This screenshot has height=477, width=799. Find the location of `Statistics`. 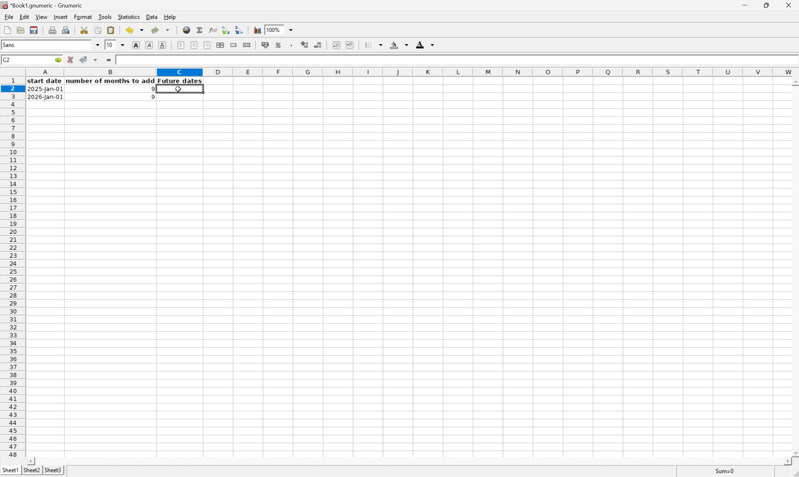

Statistics is located at coordinates (129, 16).